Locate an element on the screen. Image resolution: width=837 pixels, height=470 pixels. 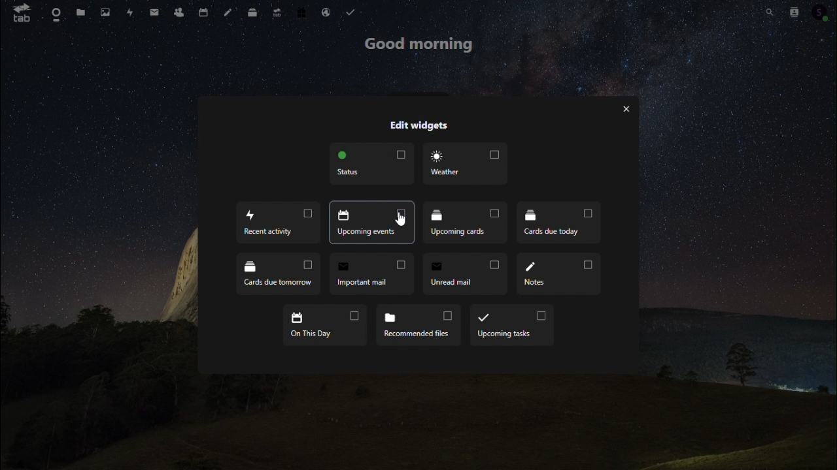
upcoming tasks is located at coordinates (511, 324).